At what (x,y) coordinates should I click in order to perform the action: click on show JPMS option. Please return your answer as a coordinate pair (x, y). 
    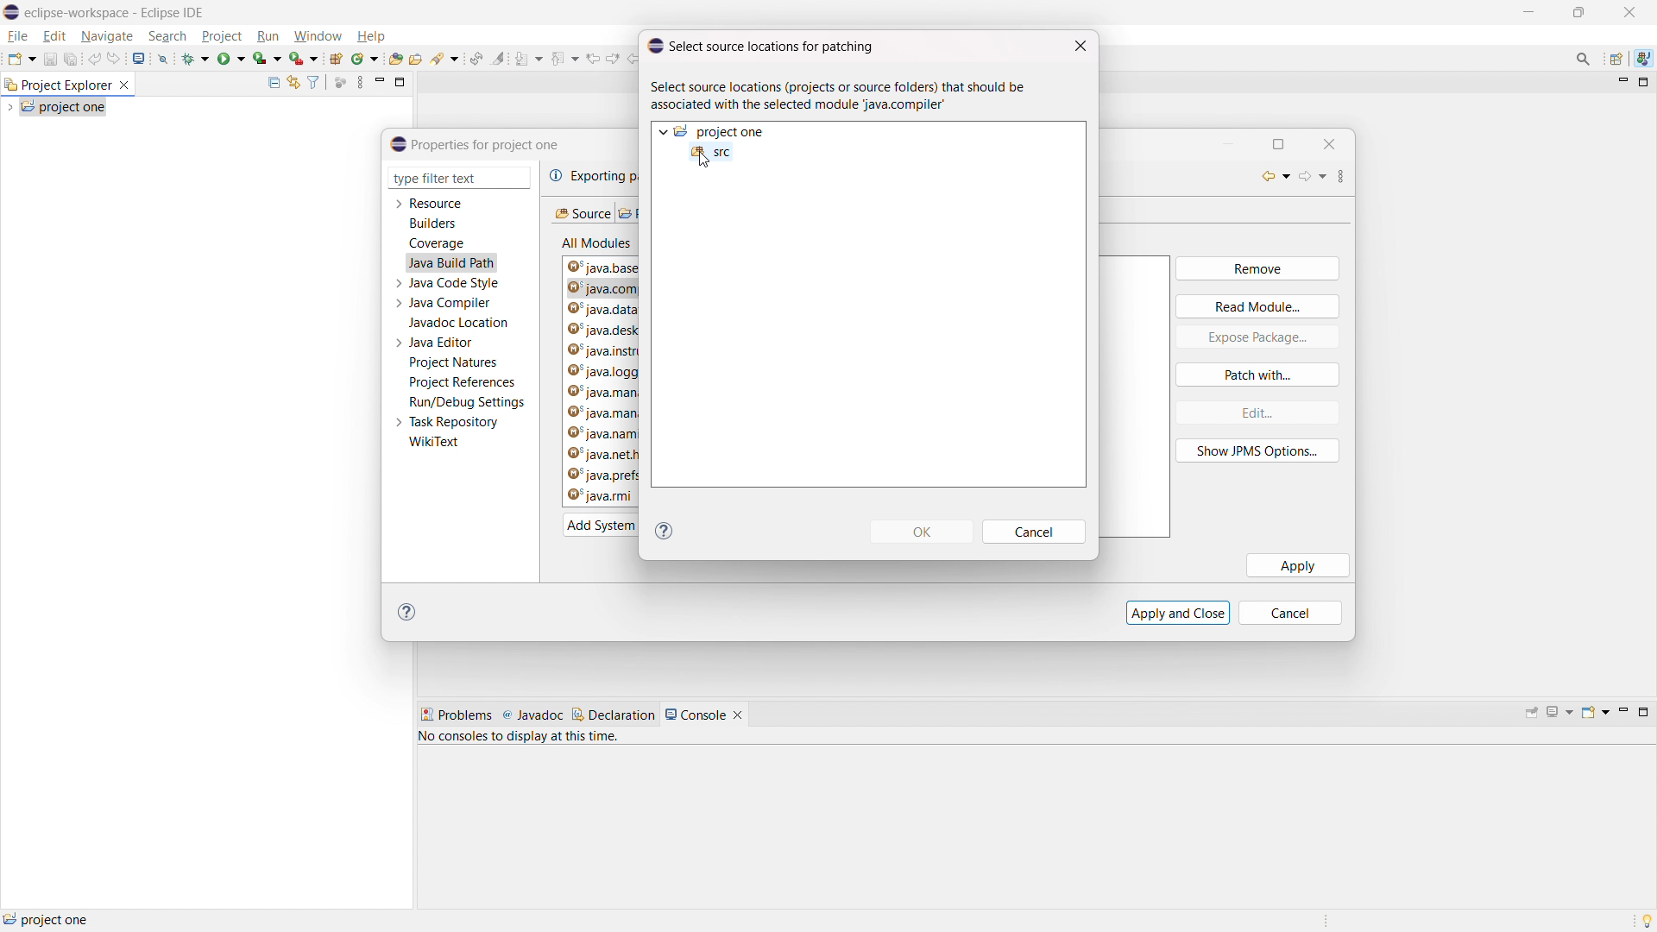
    Looking at the image, I should click on (1258, 451).